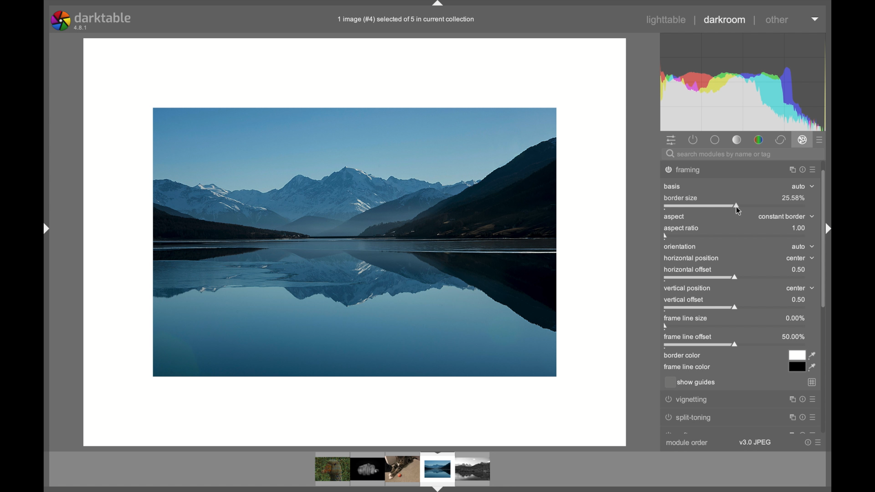  Describe the element at coordinates (803, 187) in the screenshot. I see `auto dropdown` at that location.